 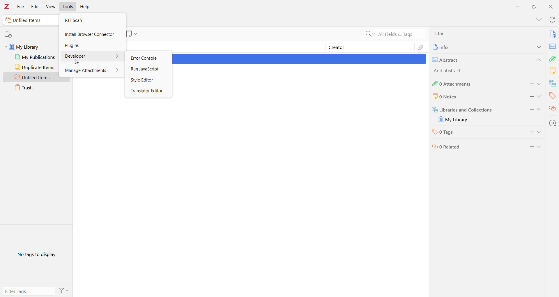 I want to click on Manage Attachments, so click(x=92, y=70).